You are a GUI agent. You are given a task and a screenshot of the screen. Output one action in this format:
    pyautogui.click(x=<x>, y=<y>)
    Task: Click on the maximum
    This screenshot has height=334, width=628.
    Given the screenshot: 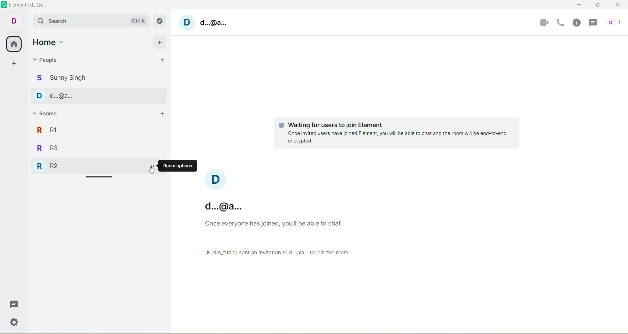 What is the action you would take?
    pyautogui.click(x=598, y=5)
    